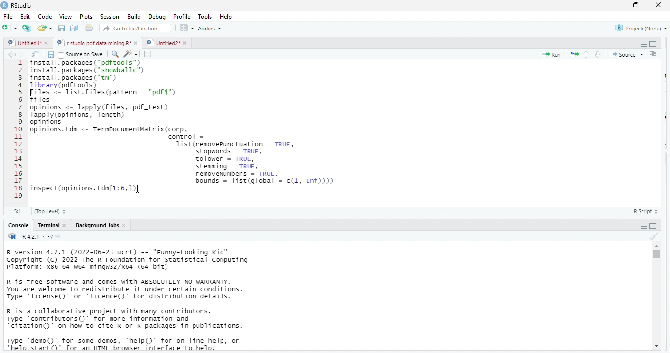  Describe the element at coordinates (109, 17) in the screenshot. I see `session` at that location.